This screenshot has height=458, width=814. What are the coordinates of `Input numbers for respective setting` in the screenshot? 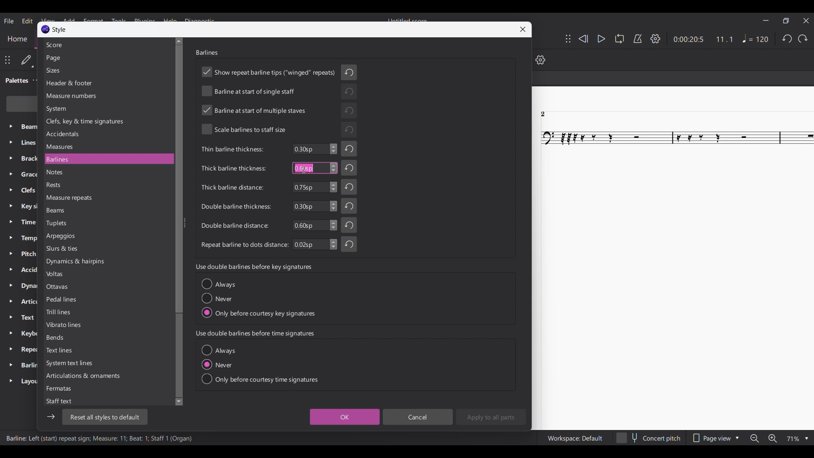 It's located at (315, 197).